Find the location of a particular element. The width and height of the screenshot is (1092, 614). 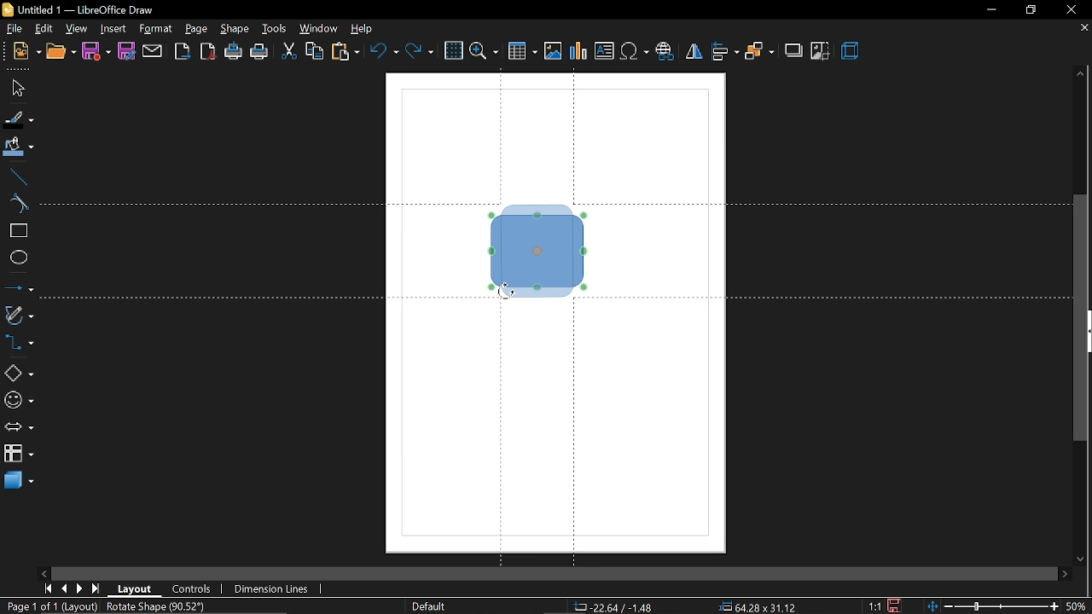

curve is located at coordinates (17, 204).